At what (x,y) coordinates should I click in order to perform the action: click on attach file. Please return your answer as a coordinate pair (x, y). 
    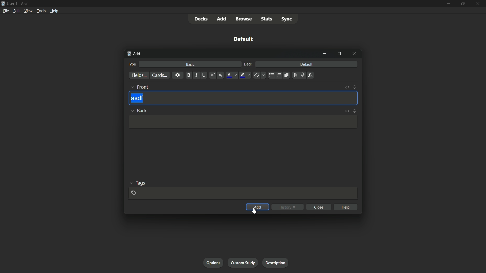
    Looking at the image, I should click on (295, 75).